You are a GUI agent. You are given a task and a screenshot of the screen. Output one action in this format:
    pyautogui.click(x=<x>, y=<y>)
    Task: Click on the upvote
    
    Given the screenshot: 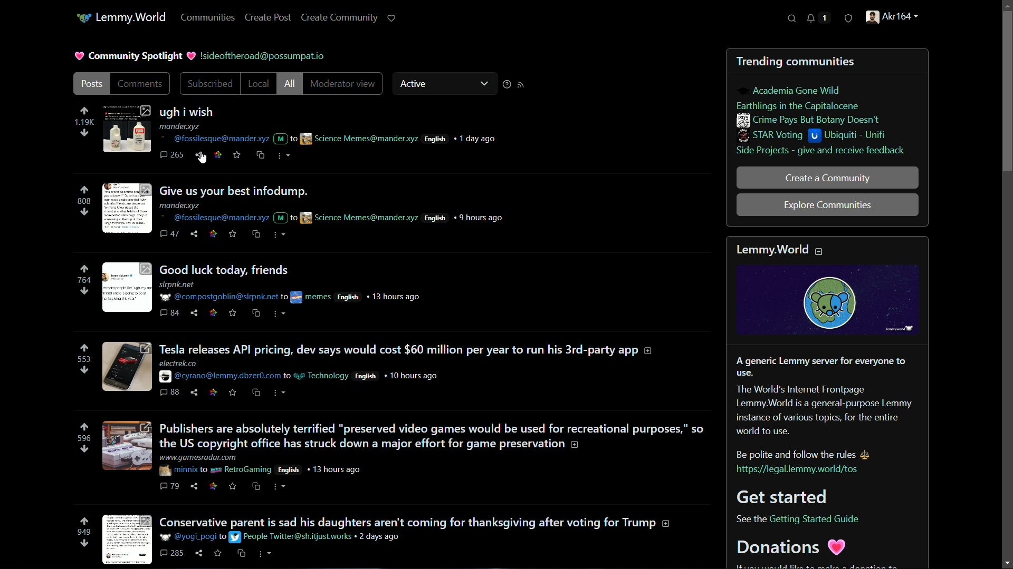 What is the action you would take?
    pyautogui.click(x=84, y=348)
    